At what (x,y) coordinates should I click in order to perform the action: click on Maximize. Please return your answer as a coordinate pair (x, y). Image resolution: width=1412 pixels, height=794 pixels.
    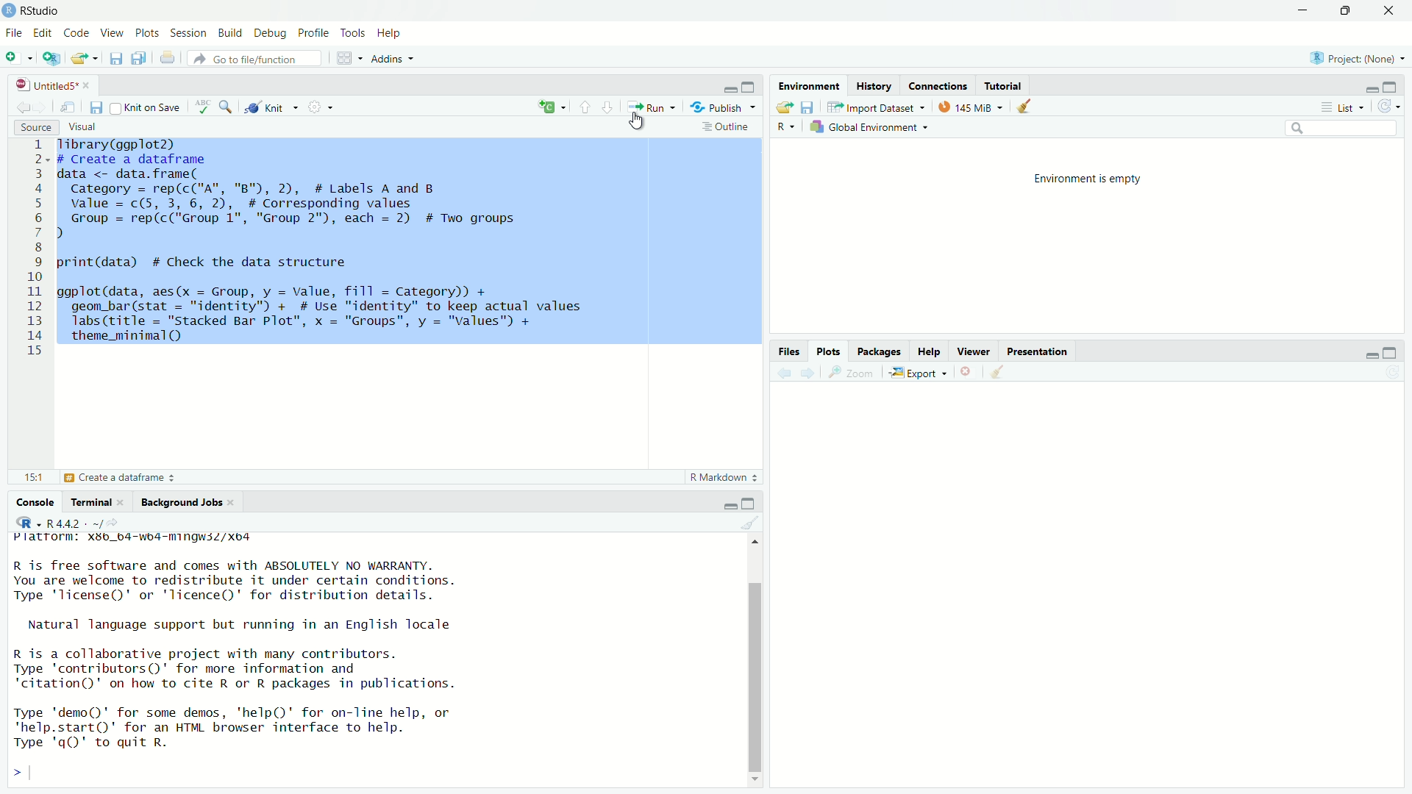
    Looking at the image, I should click on (749, 503).